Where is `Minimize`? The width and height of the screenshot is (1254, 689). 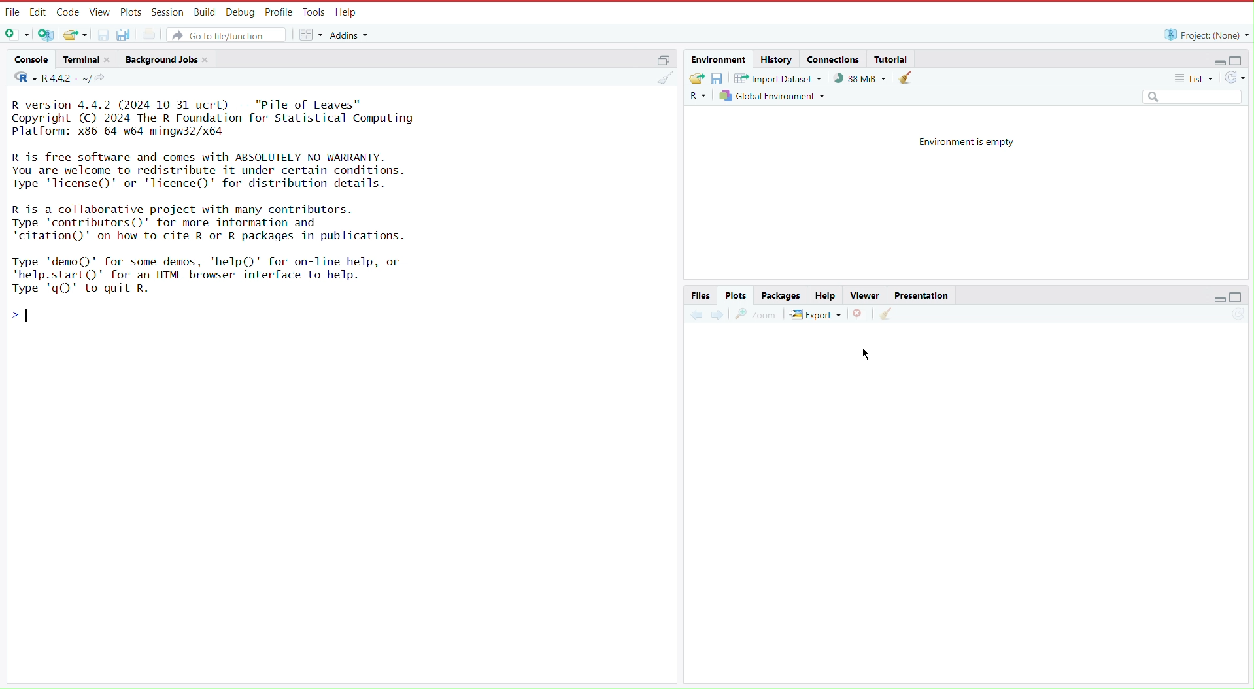
Minimize is located at coordinates (1220, 301).